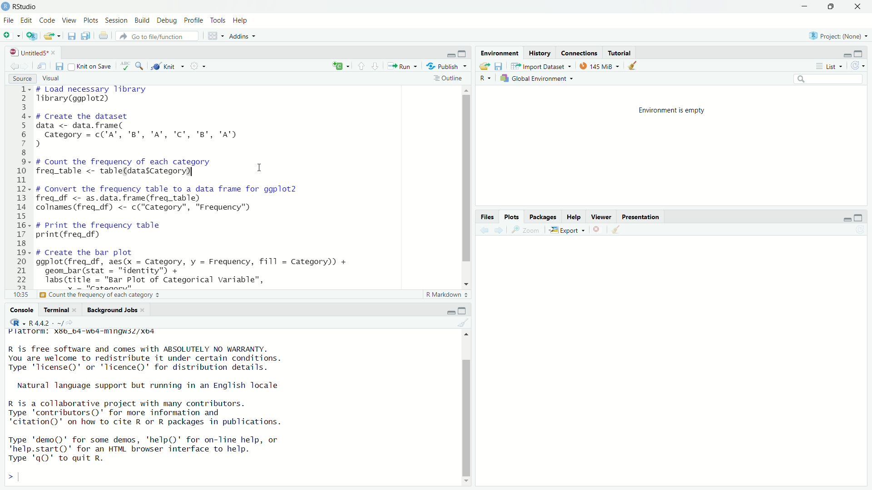 The height and width of the screenshot is (490, 872). What do you see at coordinates (377, 68) in the screenshot?
I see `next section` at bounding box center [377, 68].